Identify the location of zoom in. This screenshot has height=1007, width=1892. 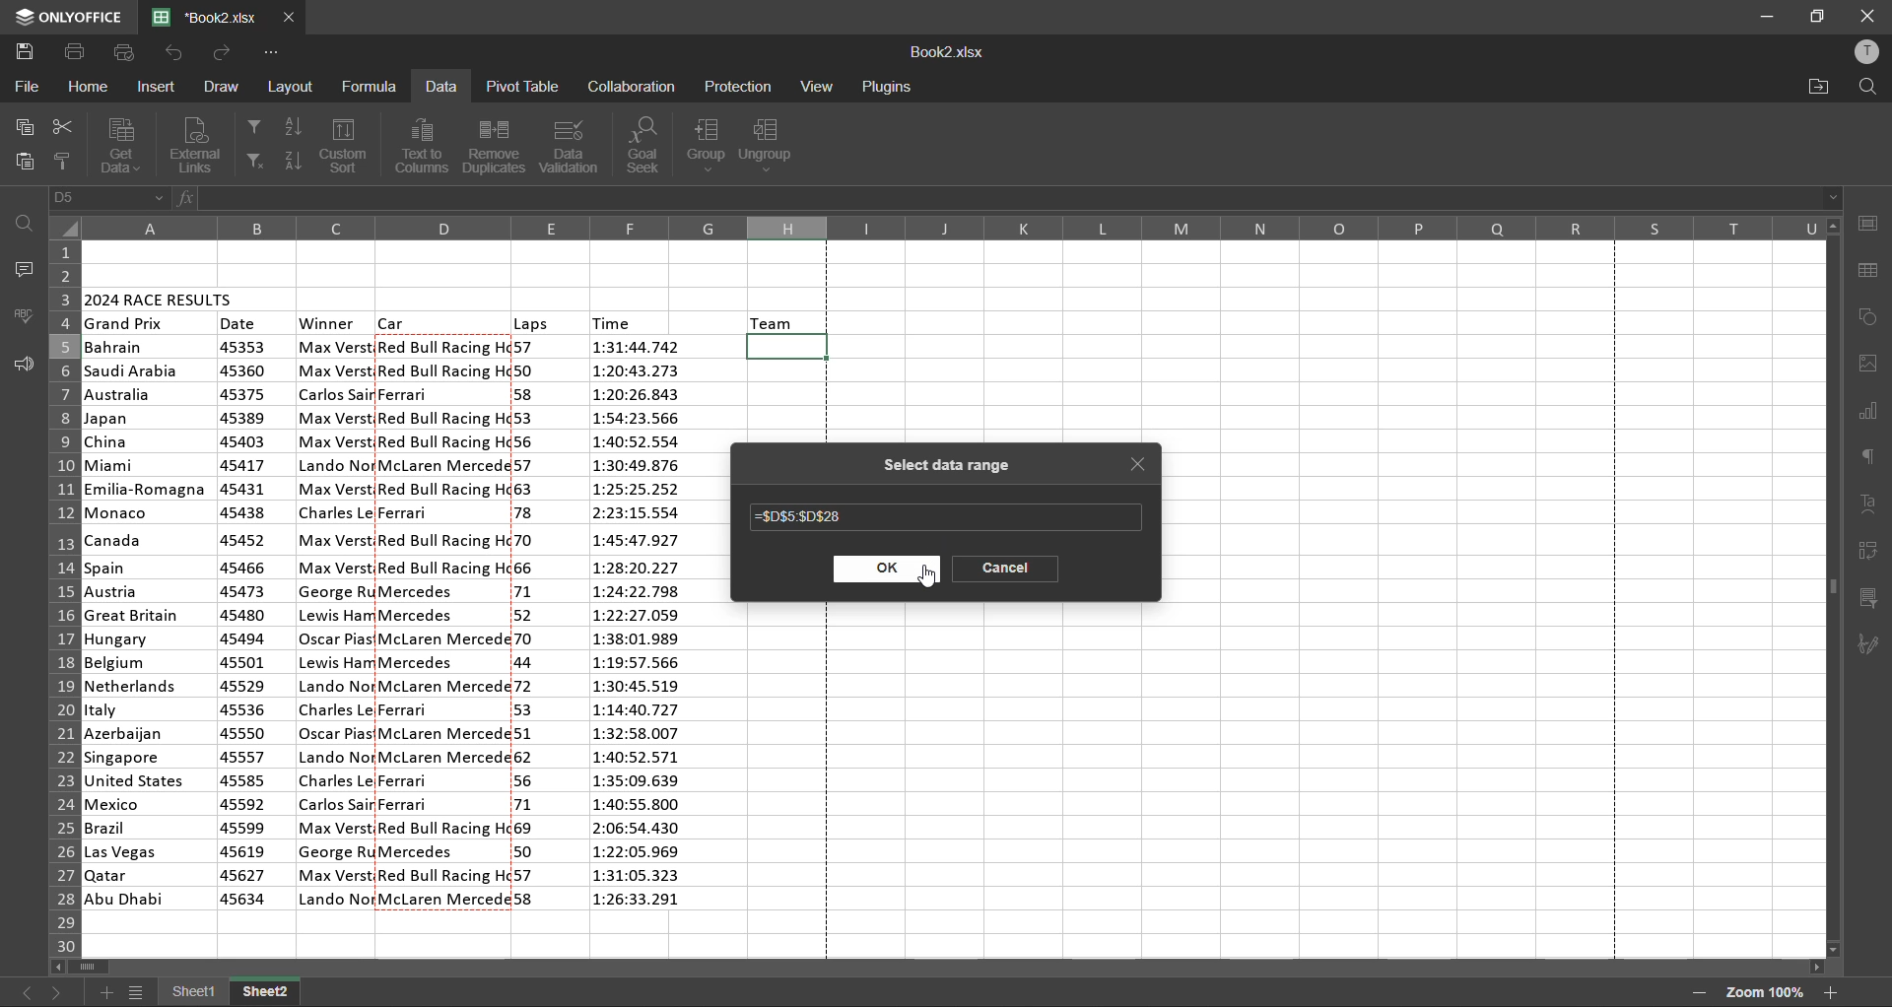
(1831, 992).